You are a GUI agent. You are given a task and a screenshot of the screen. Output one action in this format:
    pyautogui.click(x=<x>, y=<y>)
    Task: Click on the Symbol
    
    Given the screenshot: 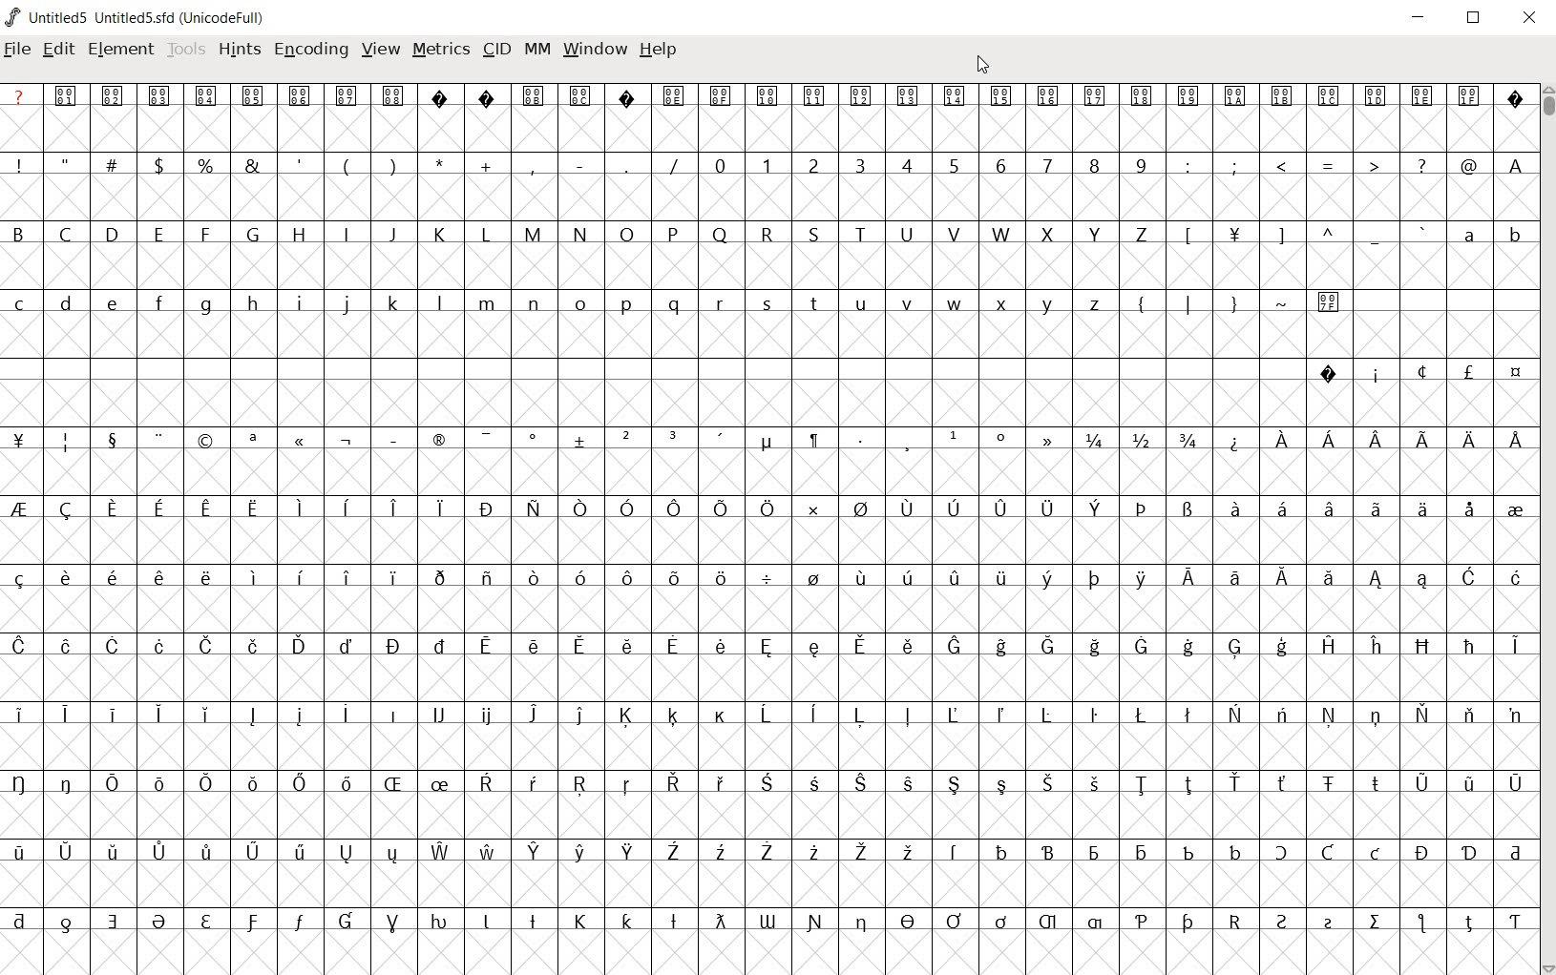 What is the action you would take?
    pyautogui.click(x=1283, y=922)
    